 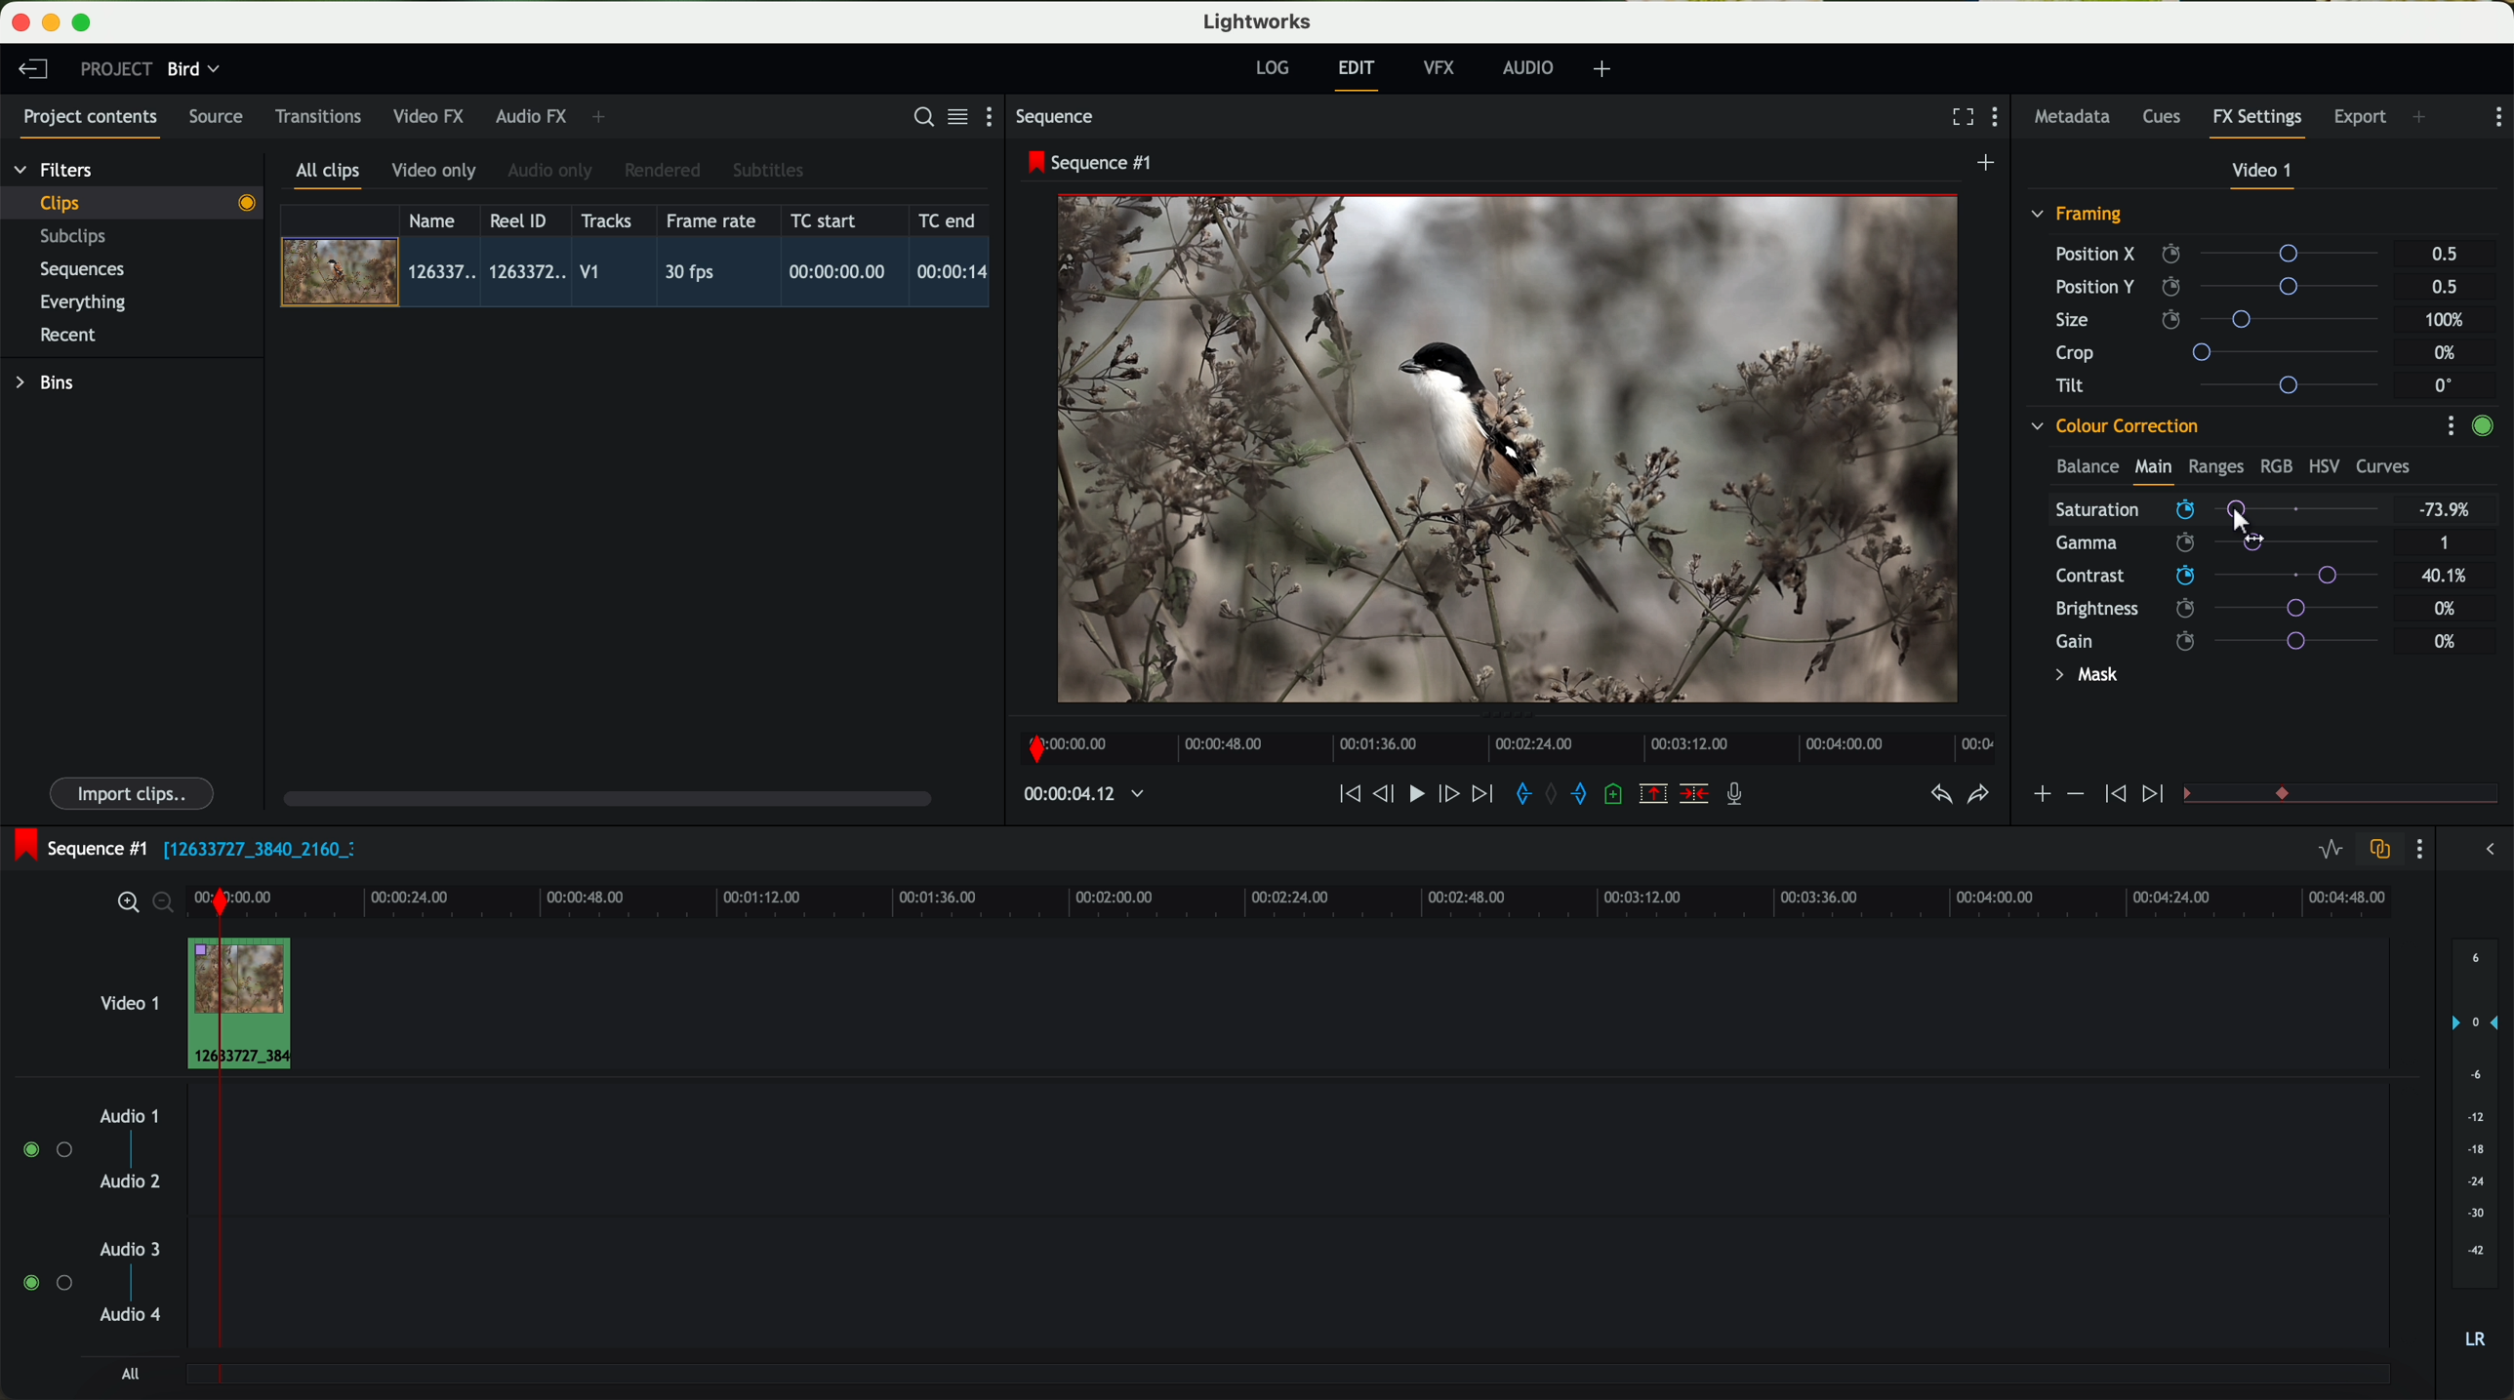 What do you see at coordinates (56, 169) in the screenshot?
I see `filters` at bounding box center [56, 169].